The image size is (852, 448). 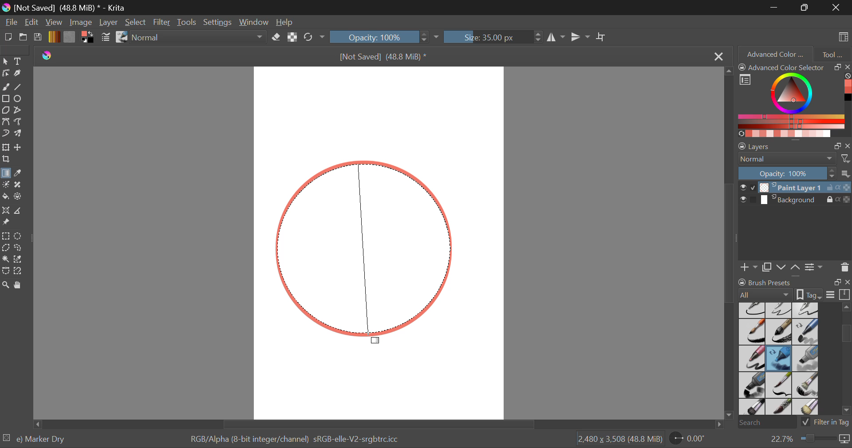 What do you see at coordinates (136, 23) in the screenshot?
I see `Select` at bounding box center [136, 23].